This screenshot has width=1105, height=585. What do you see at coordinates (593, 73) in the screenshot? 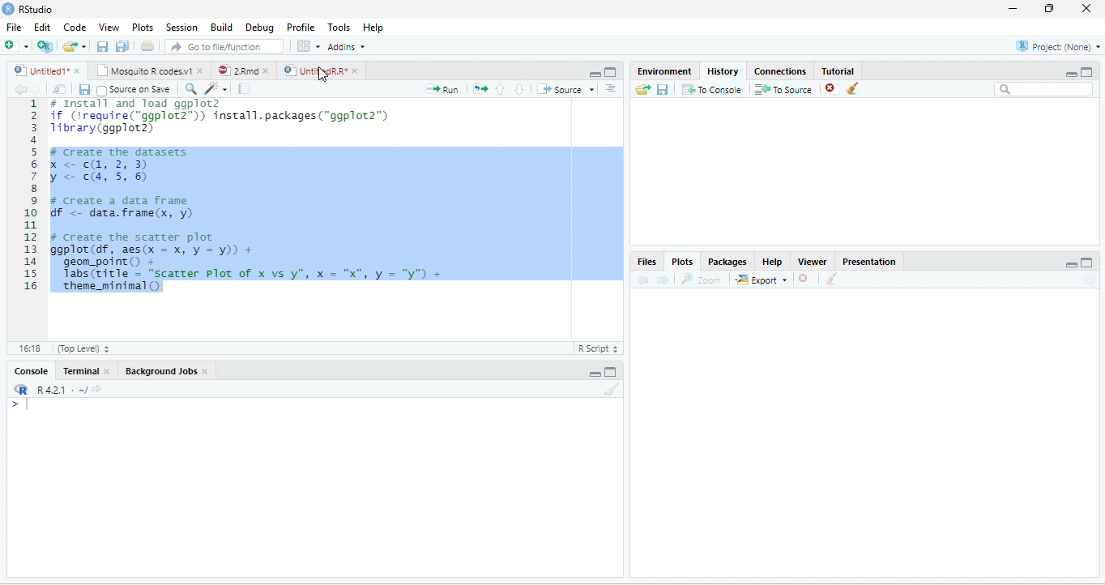
I see `Minimize` at bounding box center [593, 73].